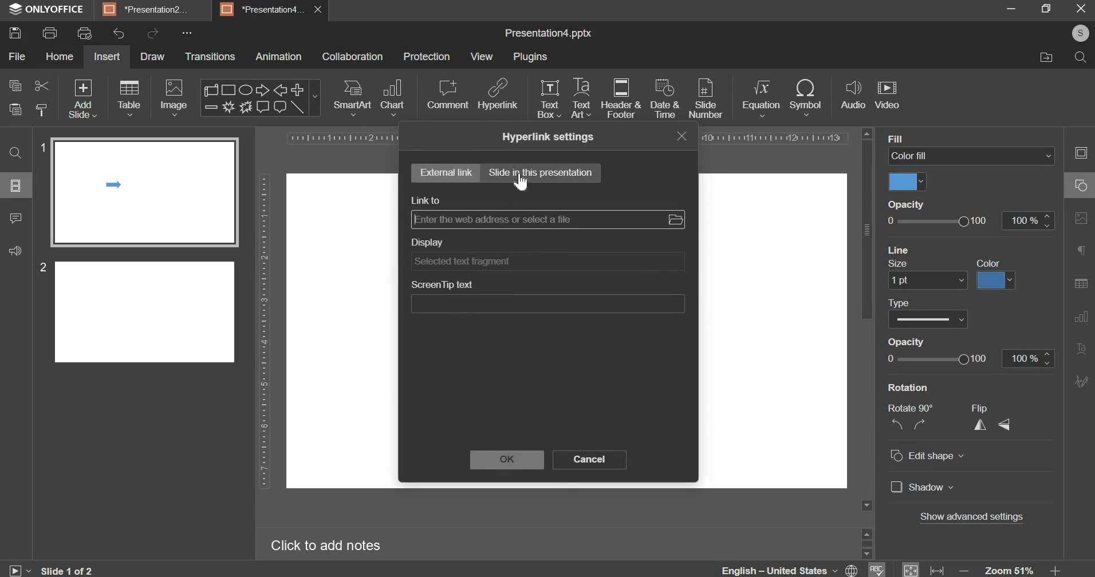 Image resolution: width=1095 pixels, height=577 pixels. Describe the element at coordinates (920, 487) in the screenshot. I see `] Shadow` at that location.